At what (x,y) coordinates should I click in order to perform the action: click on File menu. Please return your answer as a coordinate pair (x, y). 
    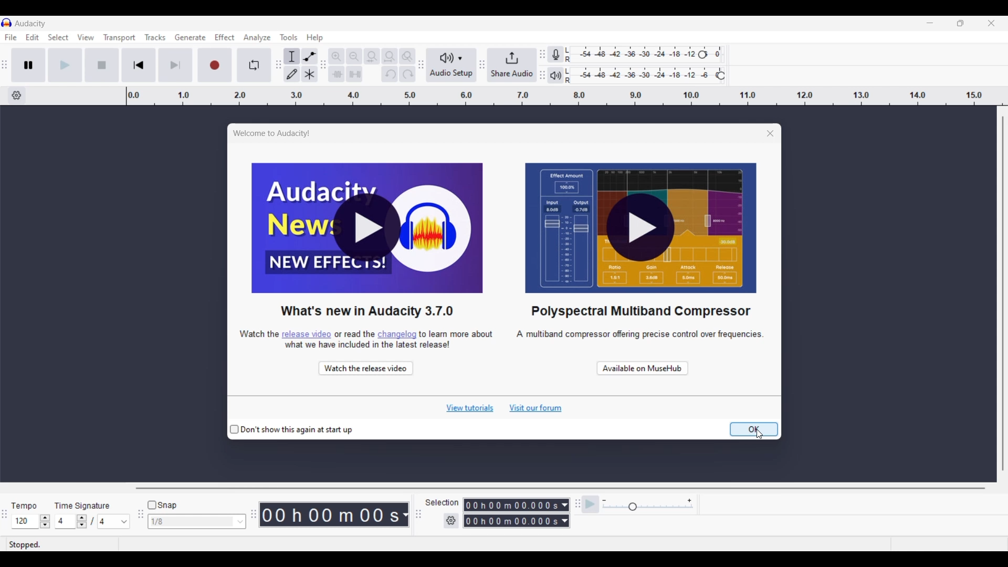
    Looking at the image, I should click on (10, 38).